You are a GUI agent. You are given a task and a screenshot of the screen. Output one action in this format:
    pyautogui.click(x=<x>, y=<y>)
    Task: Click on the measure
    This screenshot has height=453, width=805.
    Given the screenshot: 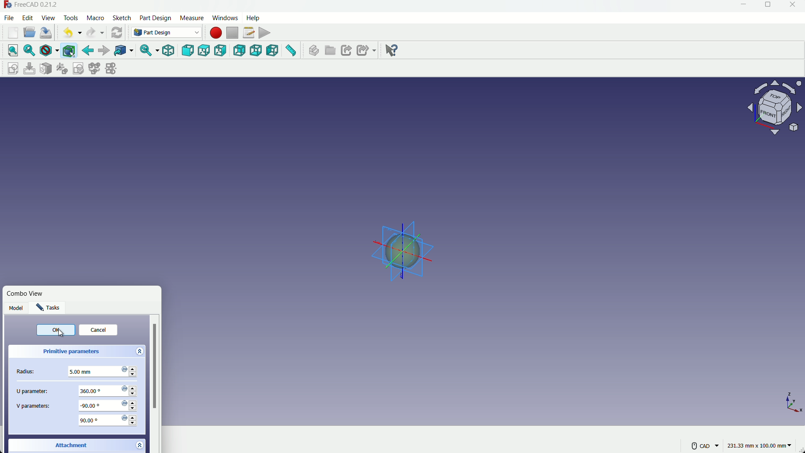 What is the action you would take?
    pyautogui.click(x=291, y=51)
    